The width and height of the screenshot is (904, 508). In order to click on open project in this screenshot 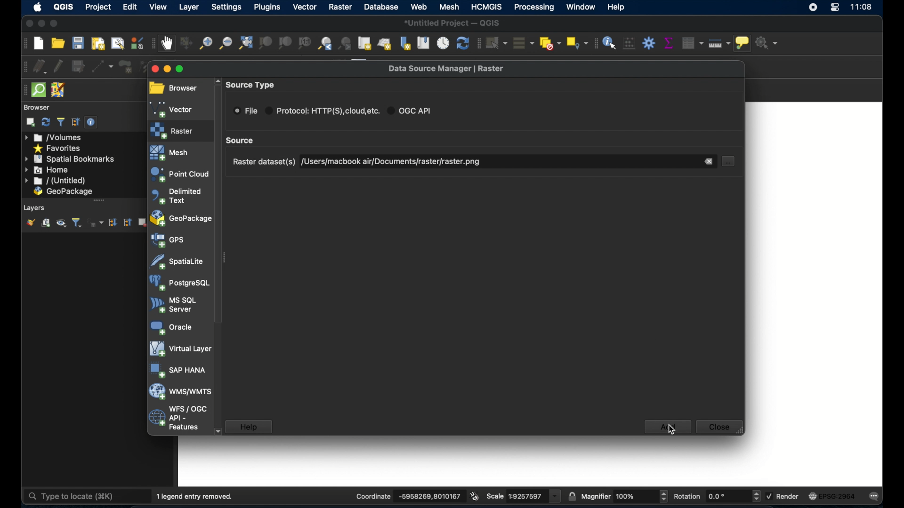, I will do `click(59, 43)`.